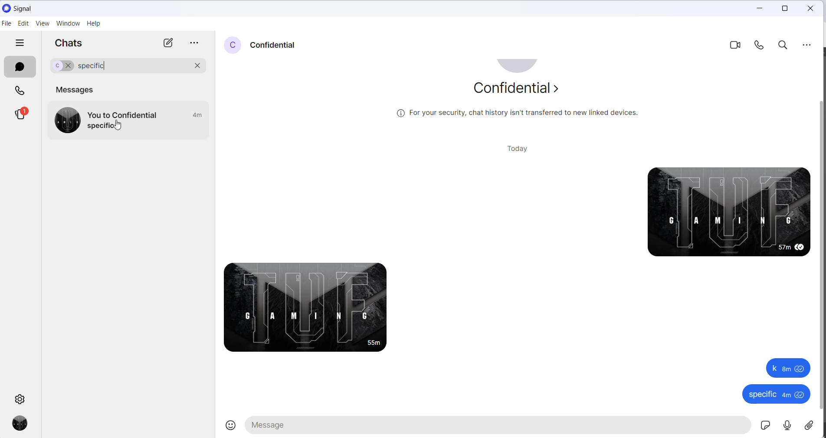  I want to click on maximize, so click(786, 9).